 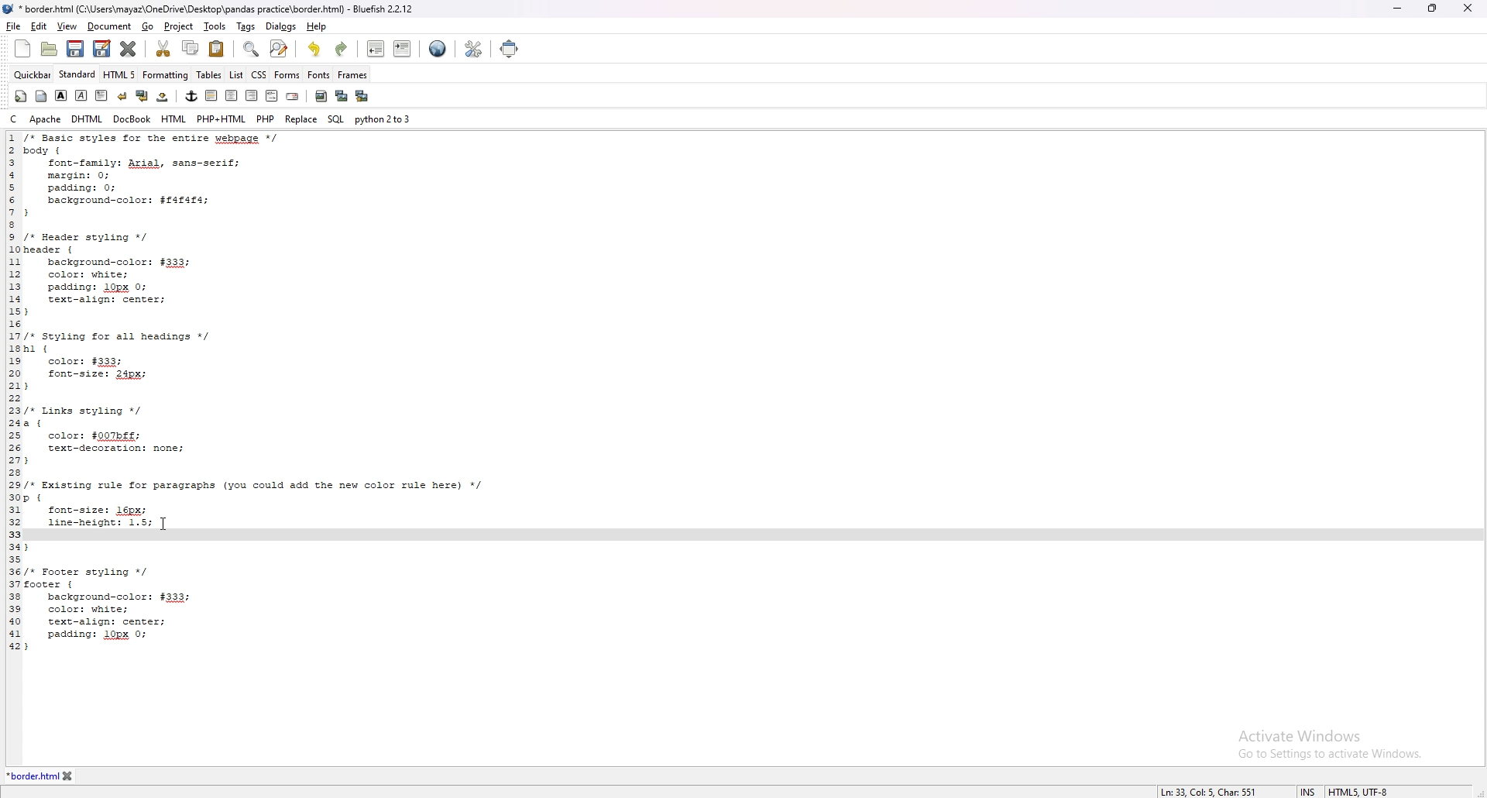 What do you see at coordinates (108, 27) in the screenshot?
I see `document` at bounding box center [108, 27].